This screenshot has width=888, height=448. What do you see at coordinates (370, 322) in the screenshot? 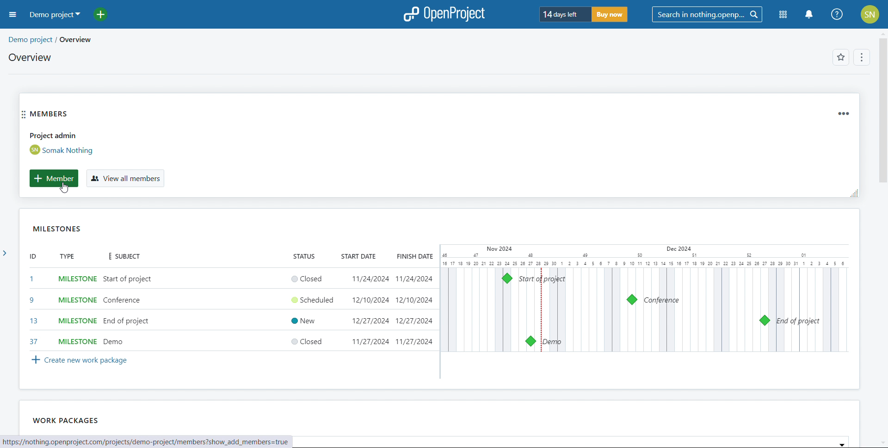
I see `12/27/2024` at bounding box center [370, 322].